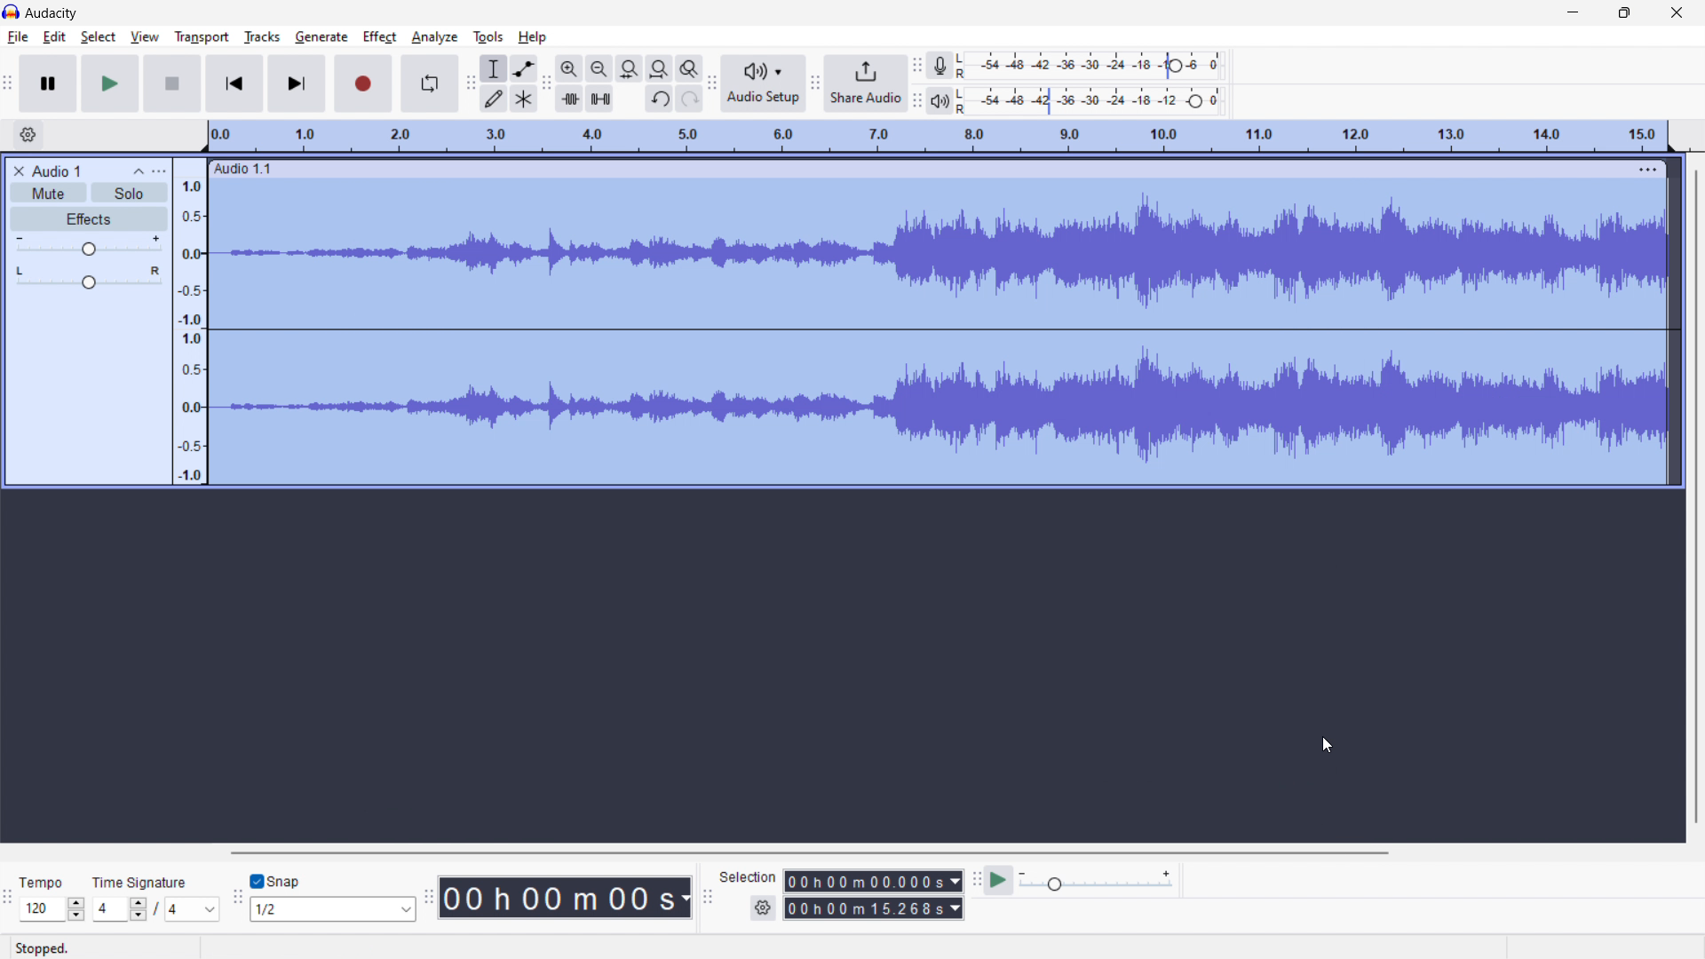 The height and width of the screenshot is (959, 1705). I want to click on play, so click(111, 83).